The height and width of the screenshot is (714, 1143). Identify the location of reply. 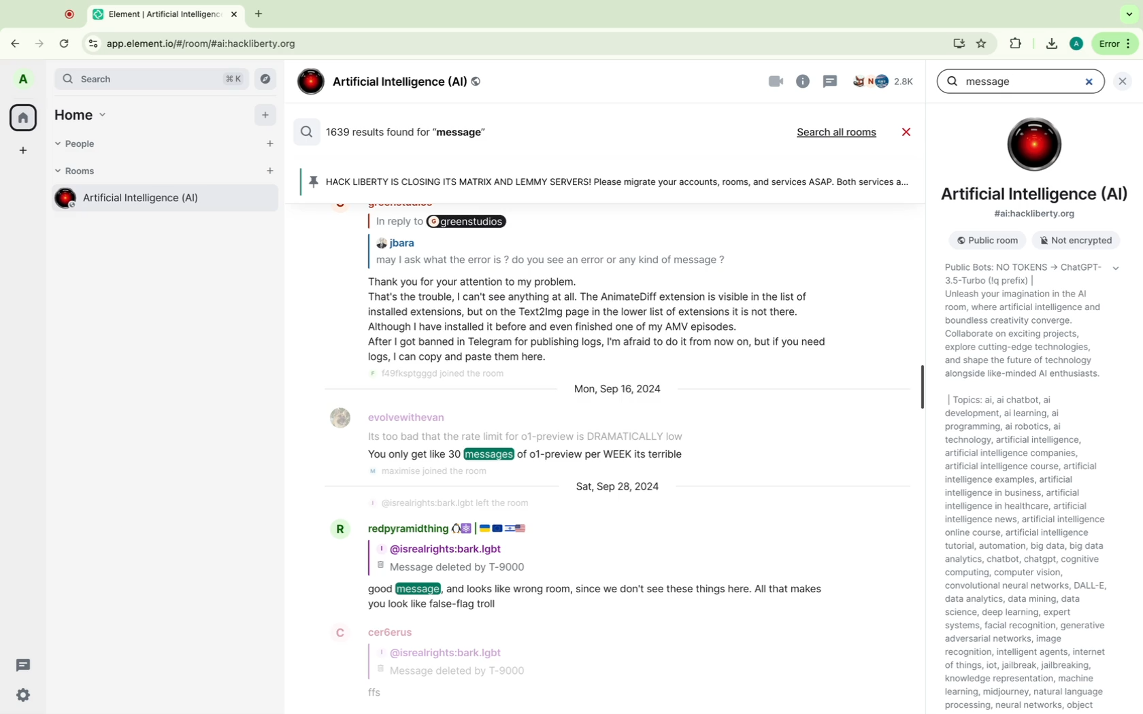
(530, 456).